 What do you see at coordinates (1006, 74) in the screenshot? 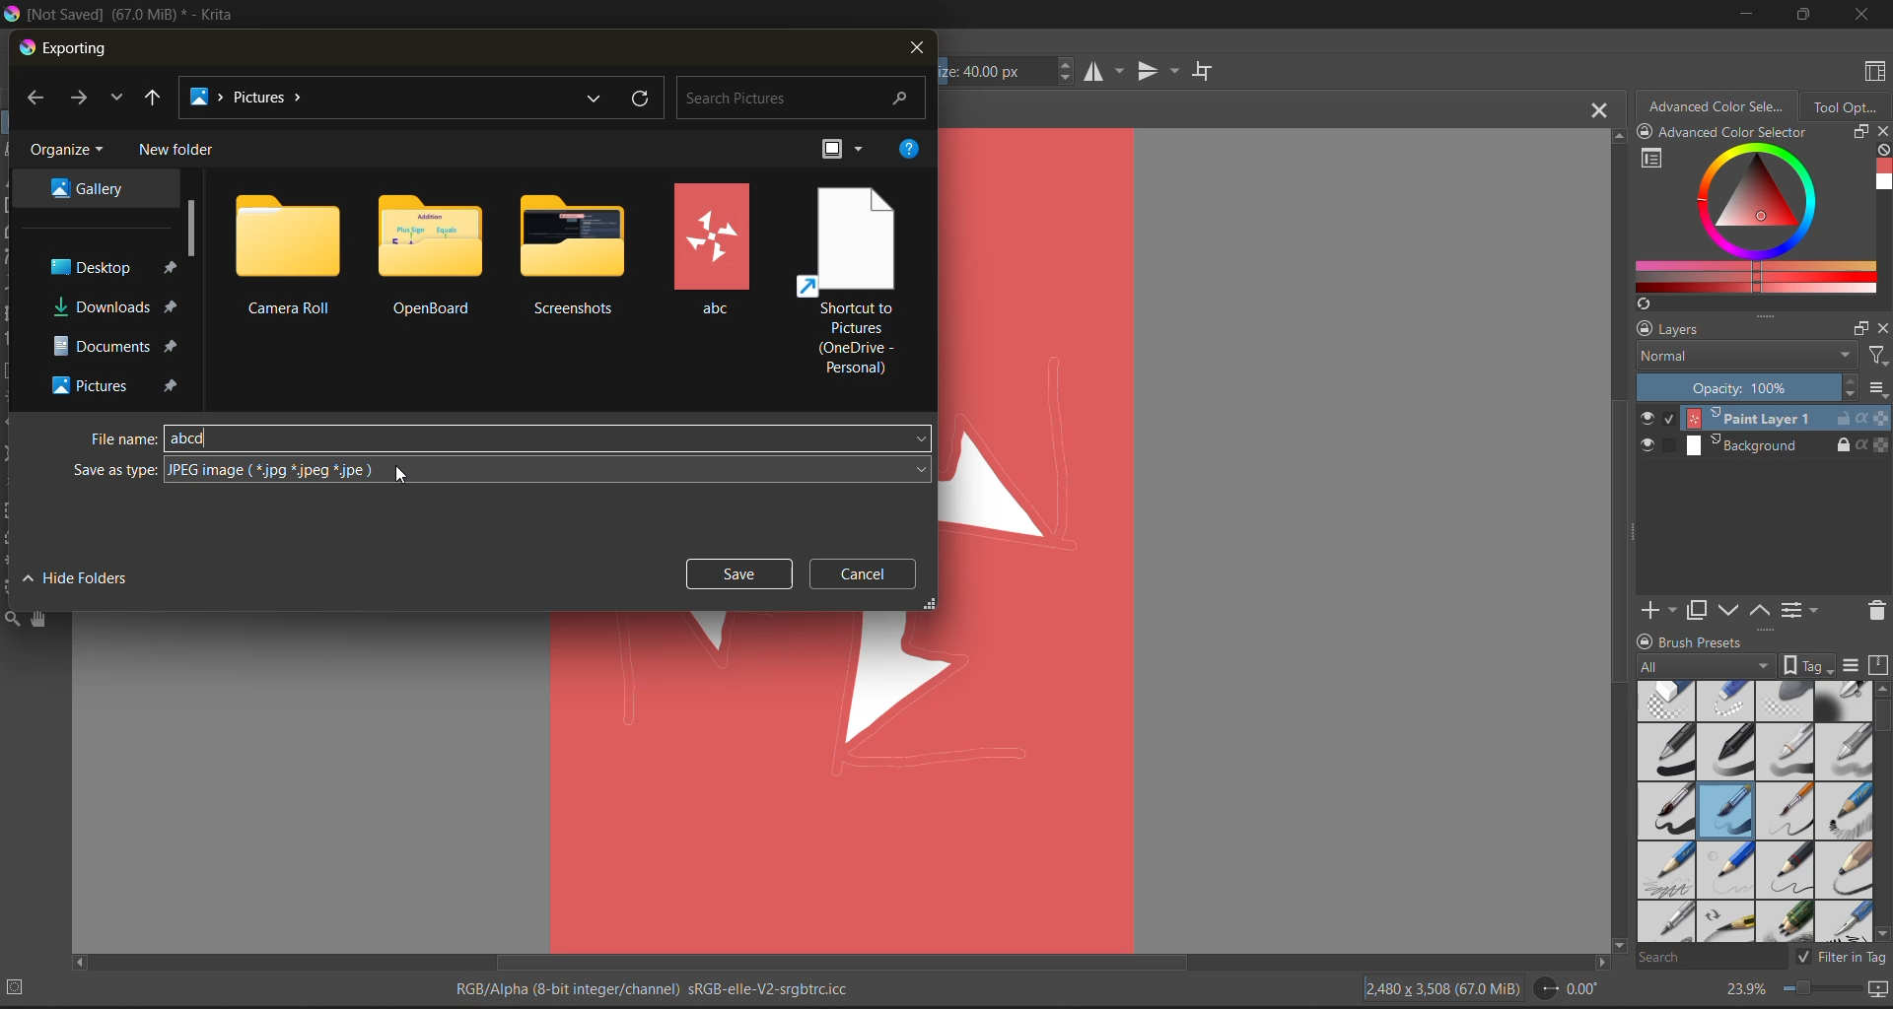
I see `size` at bounding box center [1006, 74].